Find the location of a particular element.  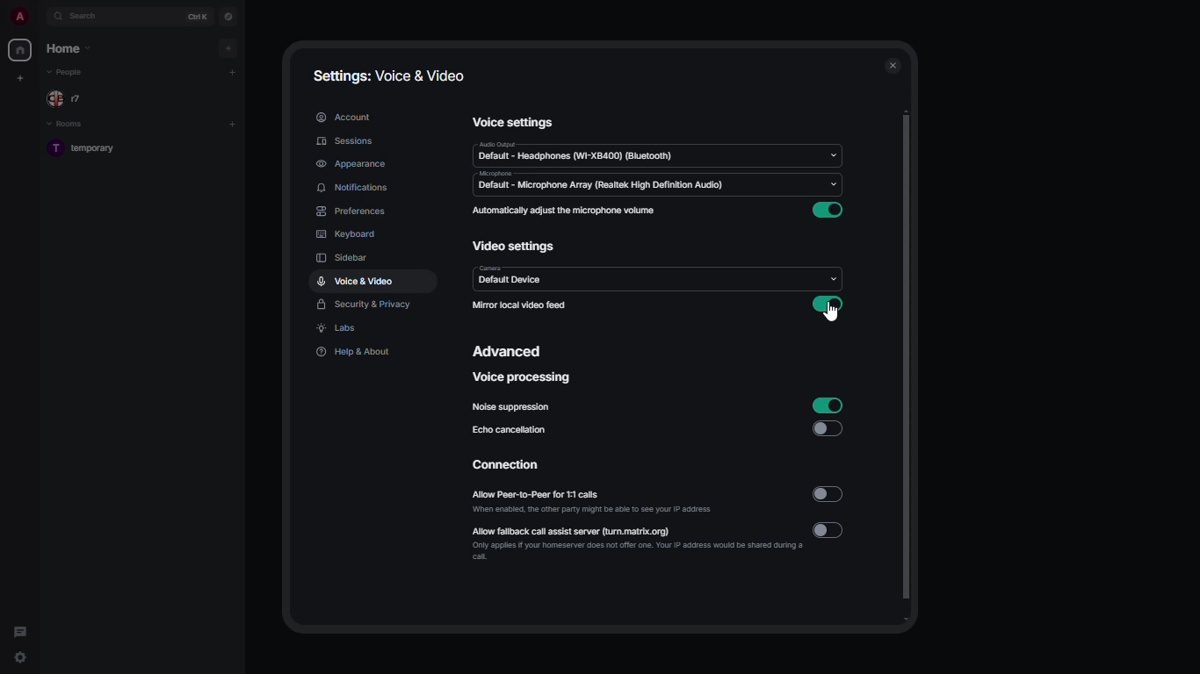

search is located at coordinates (91, 17).